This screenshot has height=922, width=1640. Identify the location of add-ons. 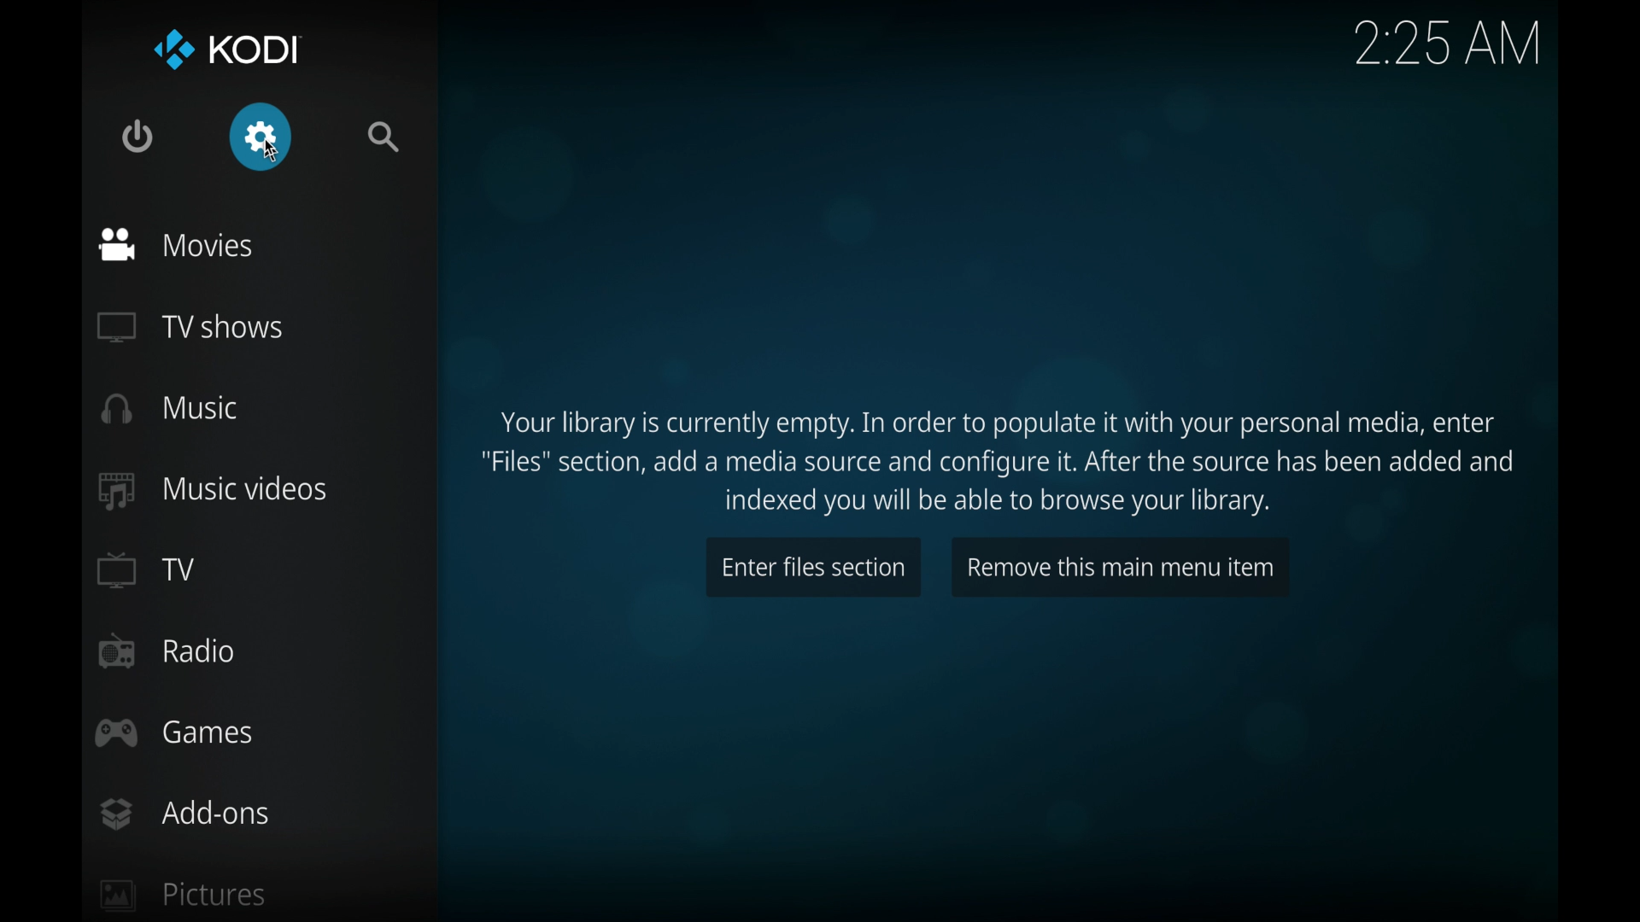
(183, 813).